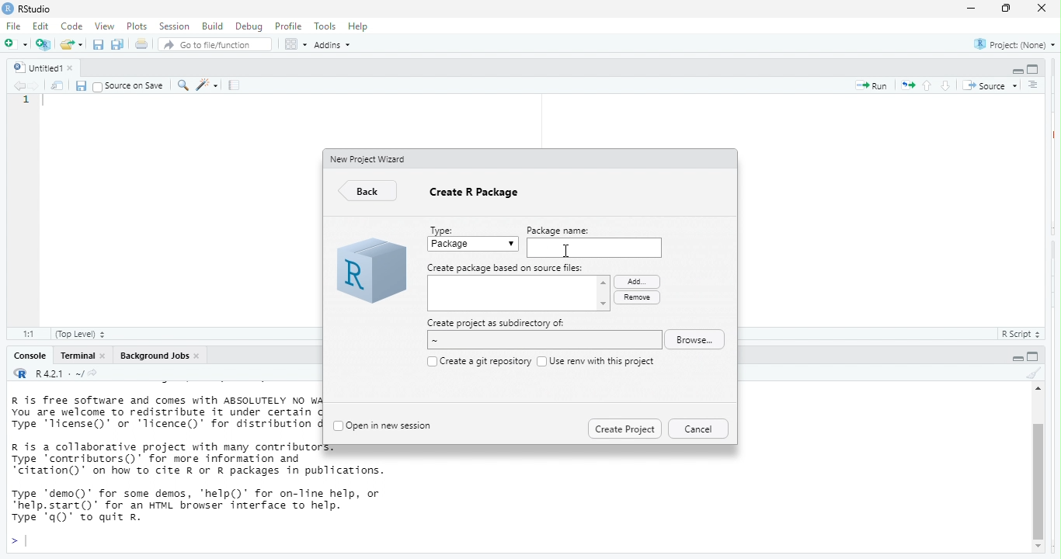  I want to click on Package name:, so click(568, 229).